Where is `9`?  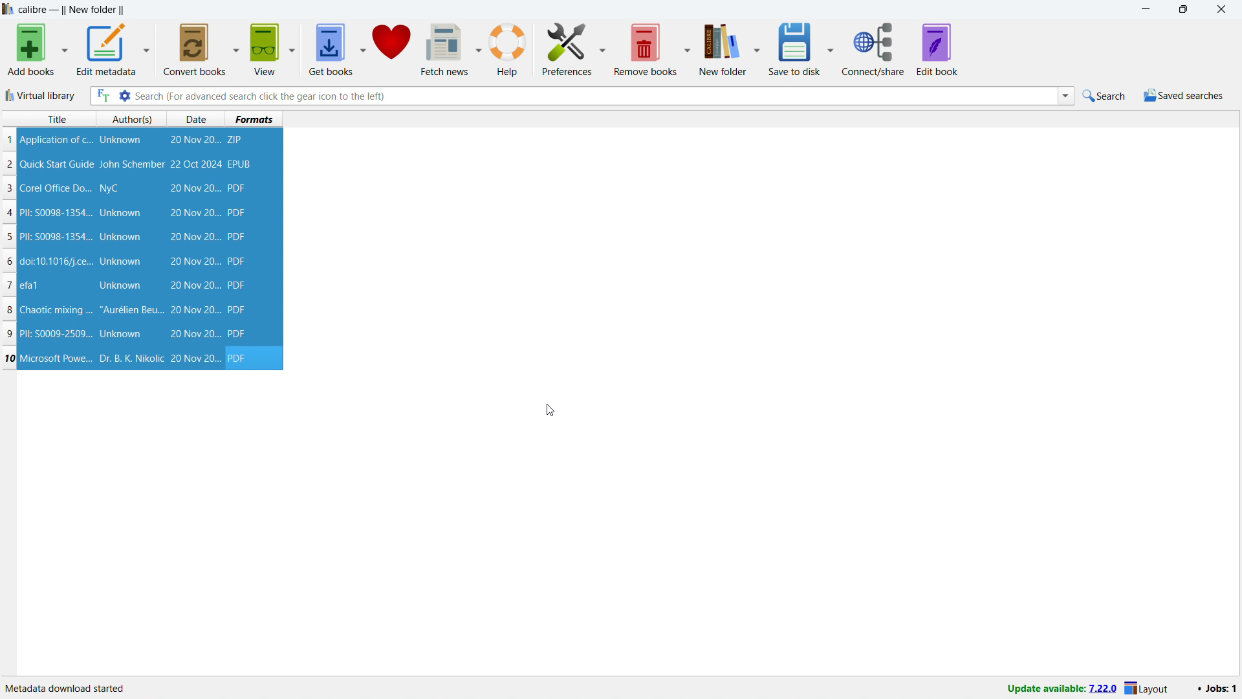
9 is located at coordinates (12, 334).